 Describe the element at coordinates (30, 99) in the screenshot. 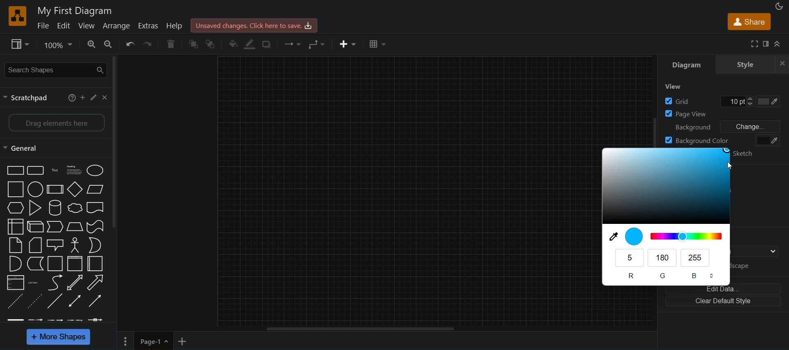

I see `scractpad` at that location.